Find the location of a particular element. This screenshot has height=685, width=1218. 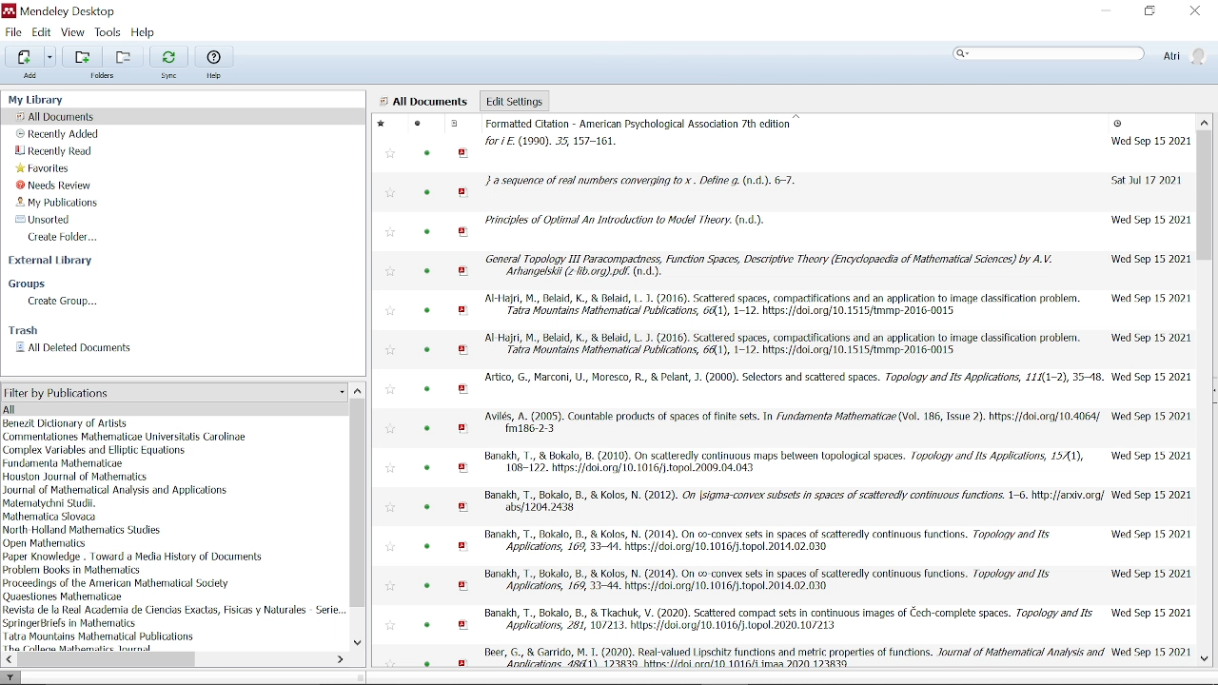

Close window is located at coordinates (1193, 11).